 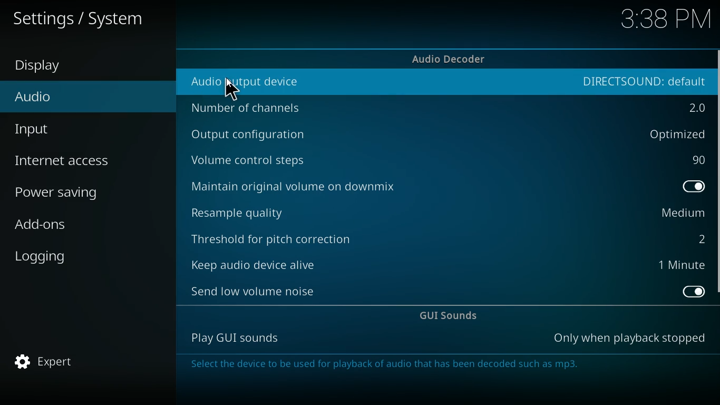 I want to click on power saving, so click(x=79, y=192).